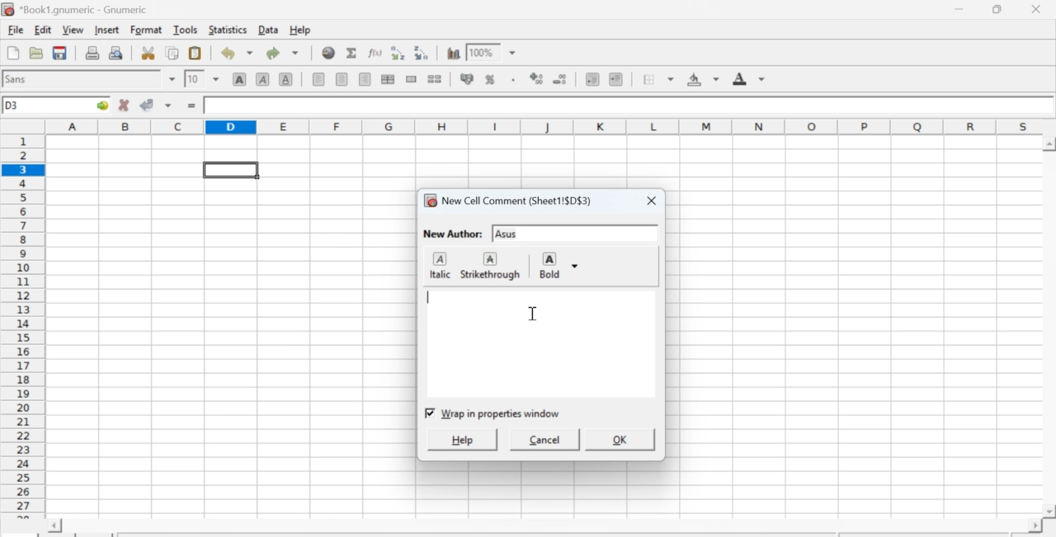 The width and height of the screenshot is (1056, 537). What do you see at coordinates (25, 326) in the screenshot?
I see `numbering column` at bounding box center [25, 326].